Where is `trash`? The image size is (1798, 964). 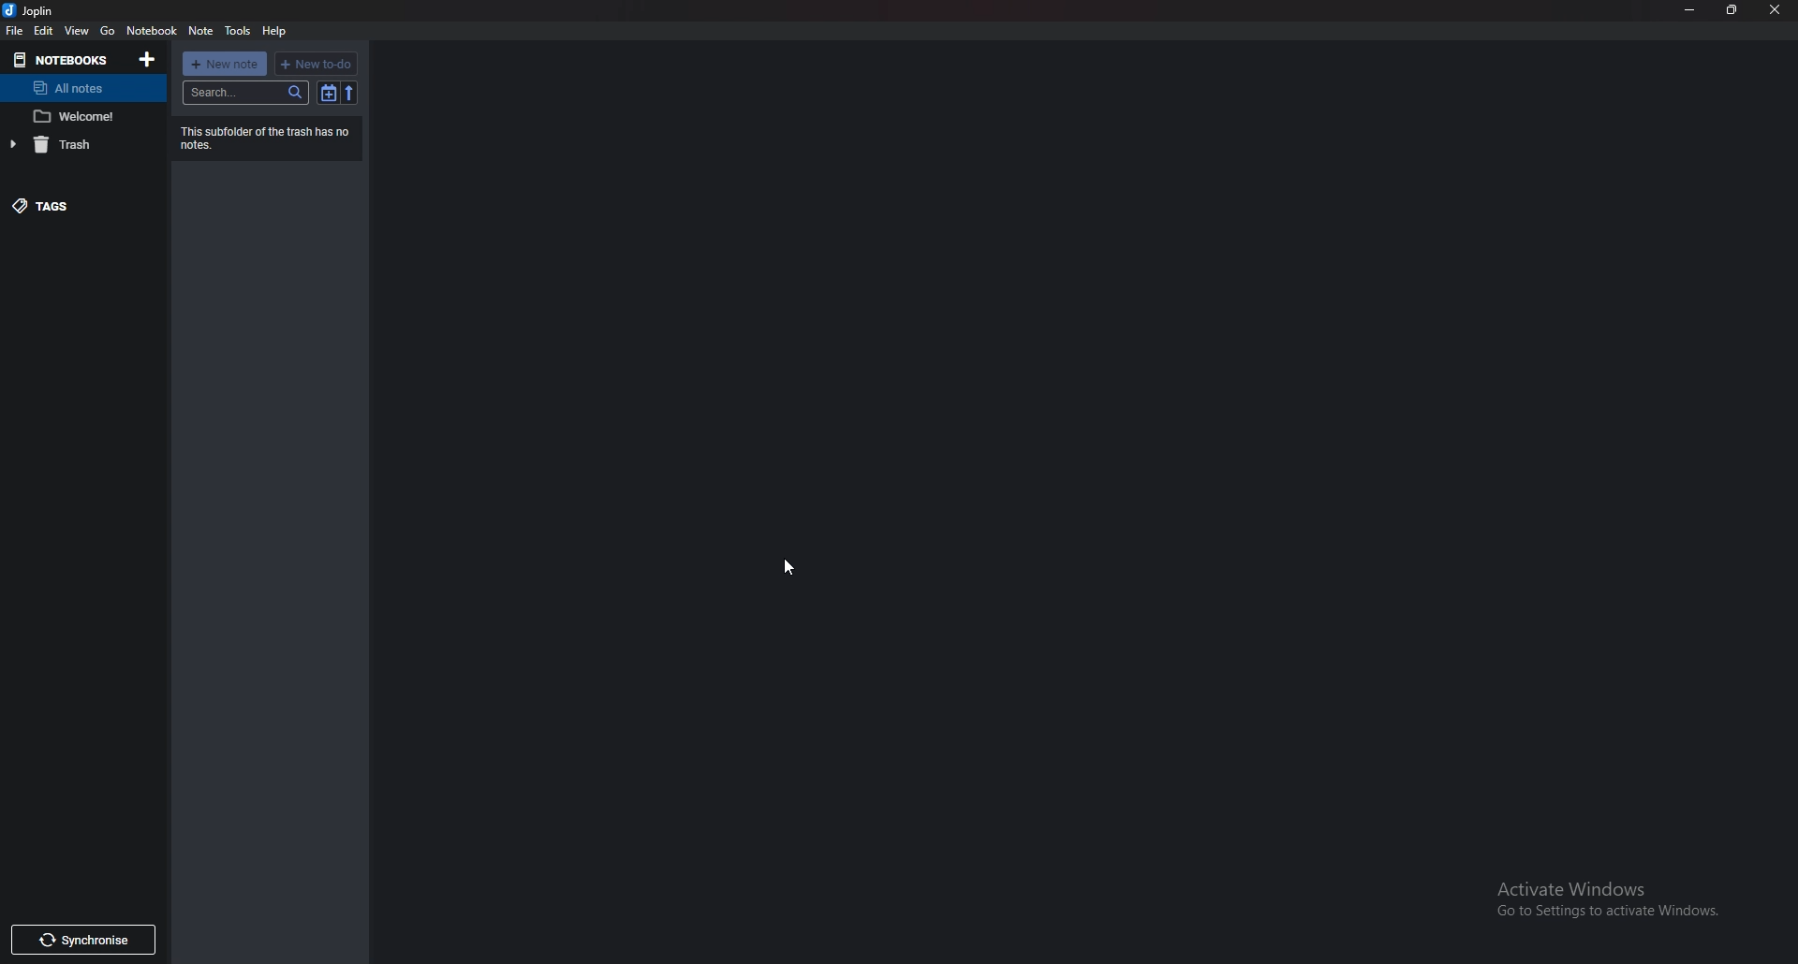
trash is located at coordinates (81, 143).